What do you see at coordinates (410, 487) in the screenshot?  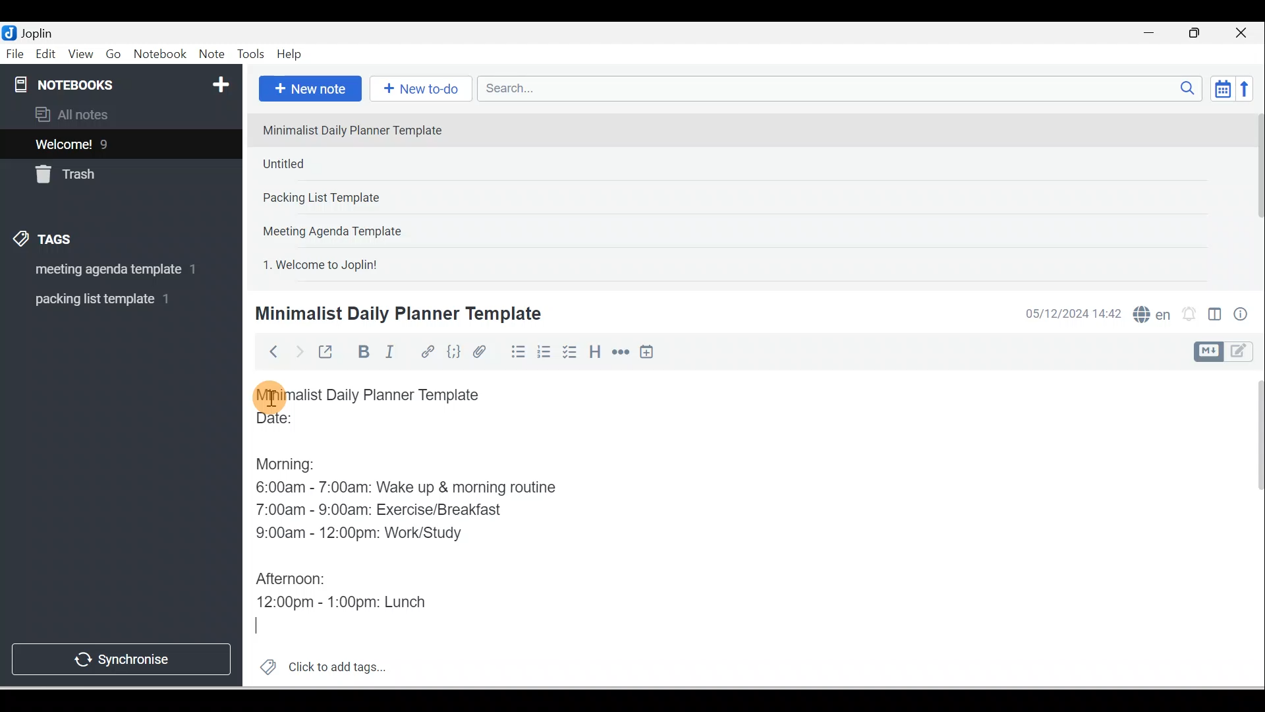 I see `6:00am - 7:00am: Wake up & morning routine` at bounding box center [410, 487].